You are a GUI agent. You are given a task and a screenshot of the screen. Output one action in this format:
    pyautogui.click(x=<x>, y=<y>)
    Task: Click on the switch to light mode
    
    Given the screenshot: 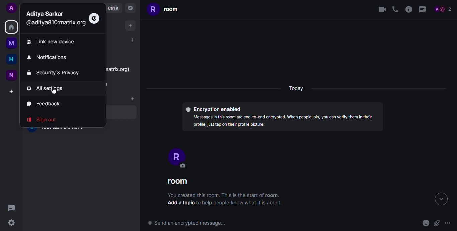 What is the action you would take?
    pyautogui.click(x=94, y=18)
    